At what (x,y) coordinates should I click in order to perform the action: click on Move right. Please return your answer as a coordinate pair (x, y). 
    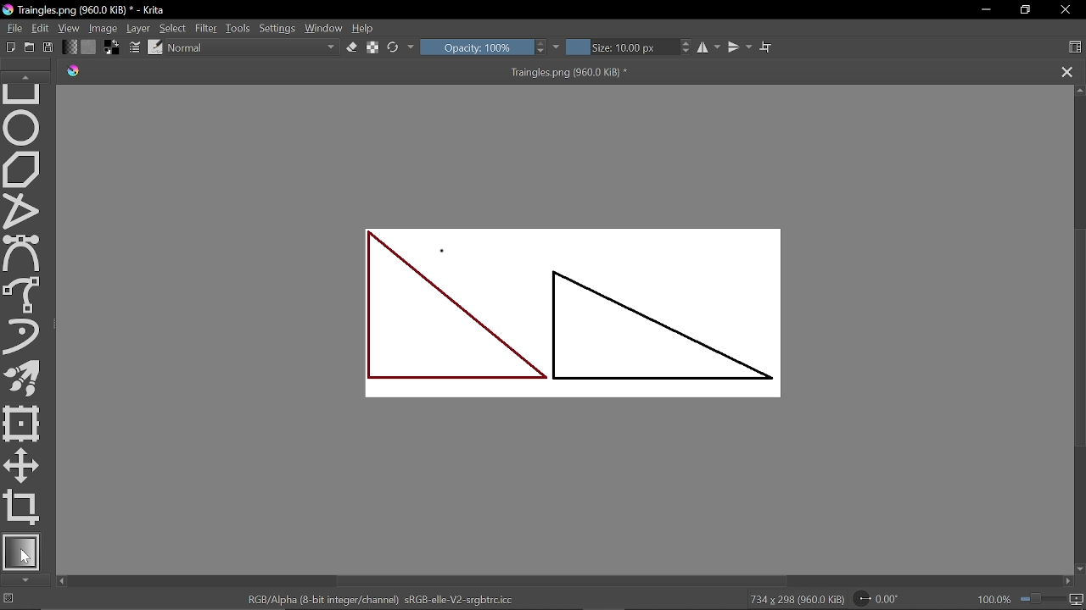
    Looking at the image, I should click on (1068, 580).